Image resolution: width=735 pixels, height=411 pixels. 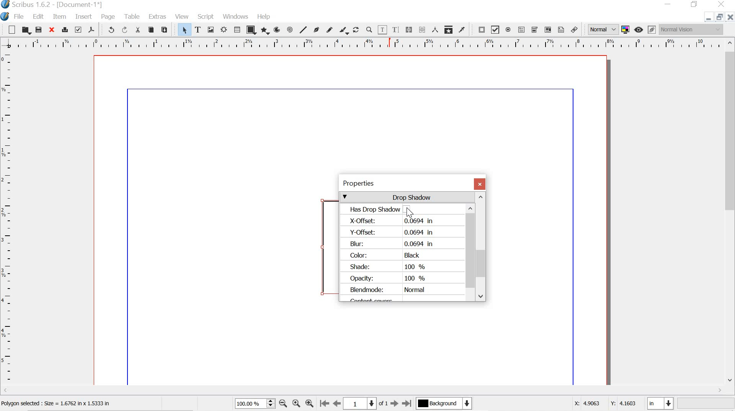 What do you see at coordinates (181, 16) in the screenshot?
I see `VIEW` at bounding box center [181, 16].